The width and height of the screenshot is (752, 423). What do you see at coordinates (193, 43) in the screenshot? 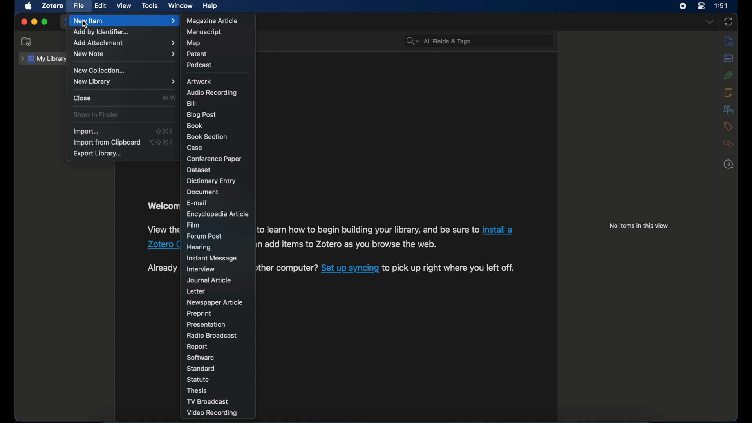
I see `map` at bounding box center [193, 43].